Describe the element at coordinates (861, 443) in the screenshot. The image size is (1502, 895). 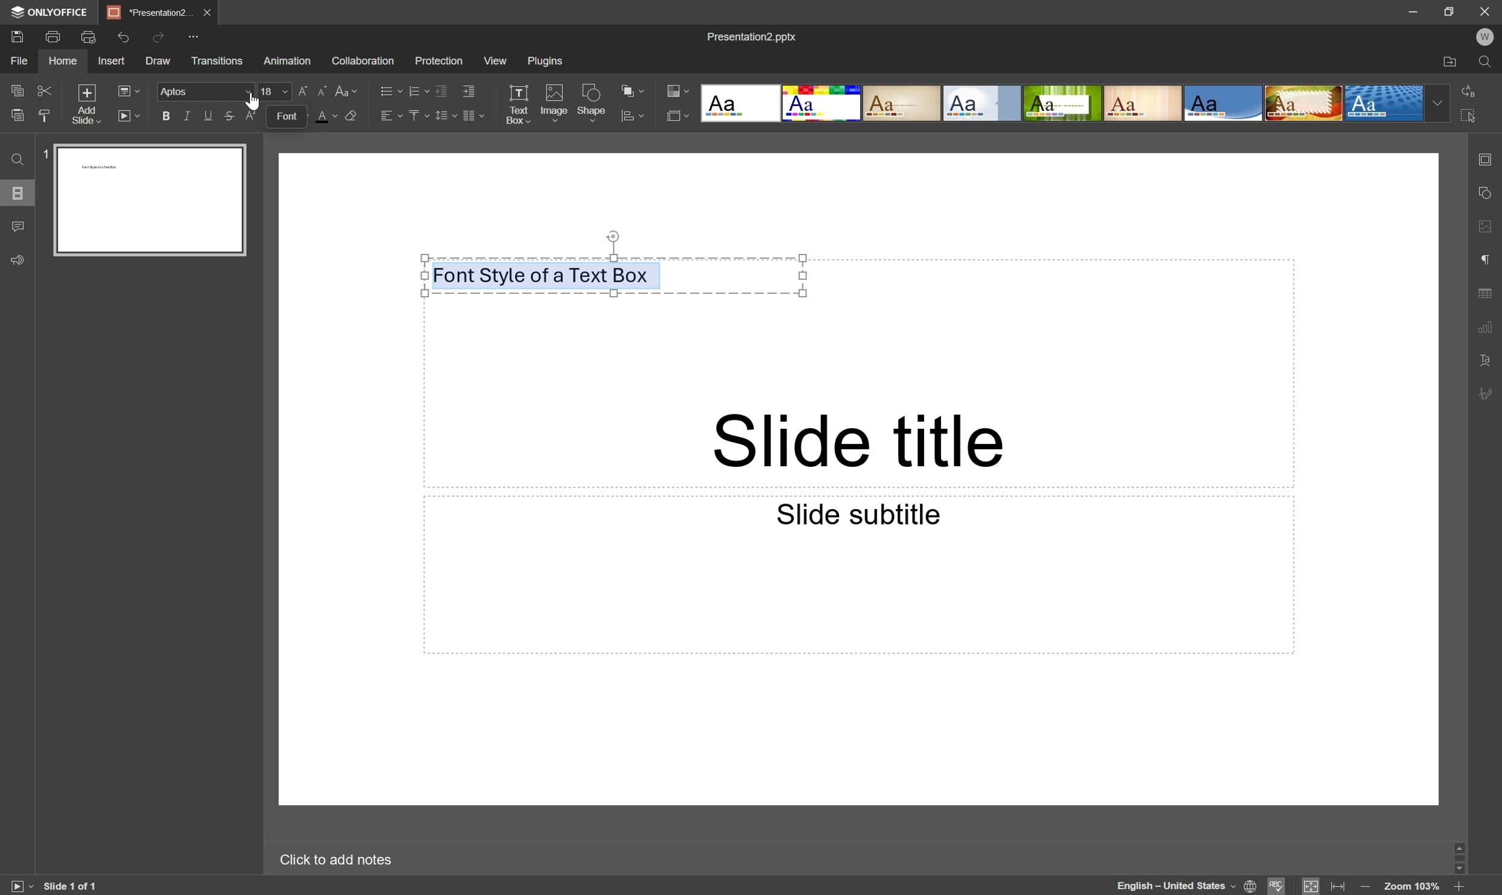
I see `Slide title` at that location.